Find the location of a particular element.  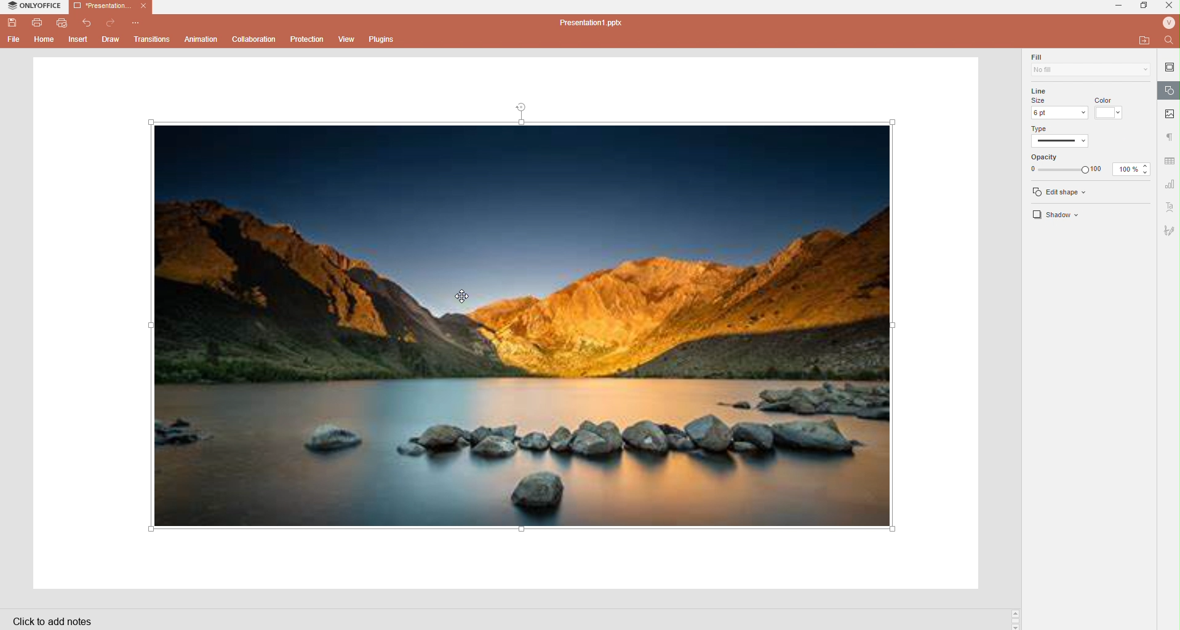

View is located at coordinates (349, 39).